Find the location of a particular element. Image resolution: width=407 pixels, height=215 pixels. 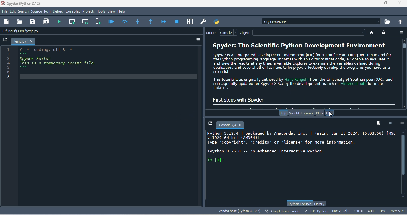

method is located at coordinates (138, 21).